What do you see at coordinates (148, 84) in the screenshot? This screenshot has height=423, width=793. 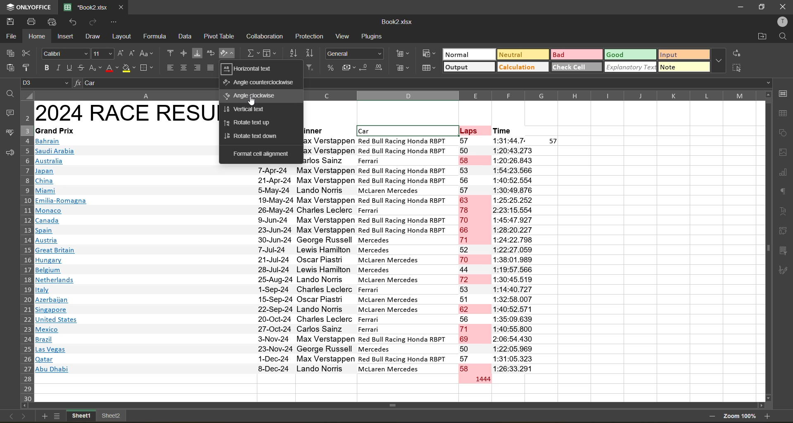 I see `formula bar` at bounding box center [148, 84].